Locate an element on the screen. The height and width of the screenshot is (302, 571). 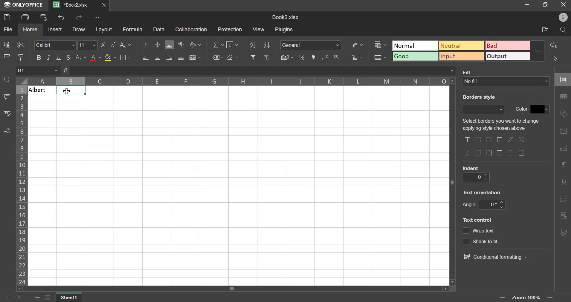
conditional formatting is located at coordinates (497, 257).